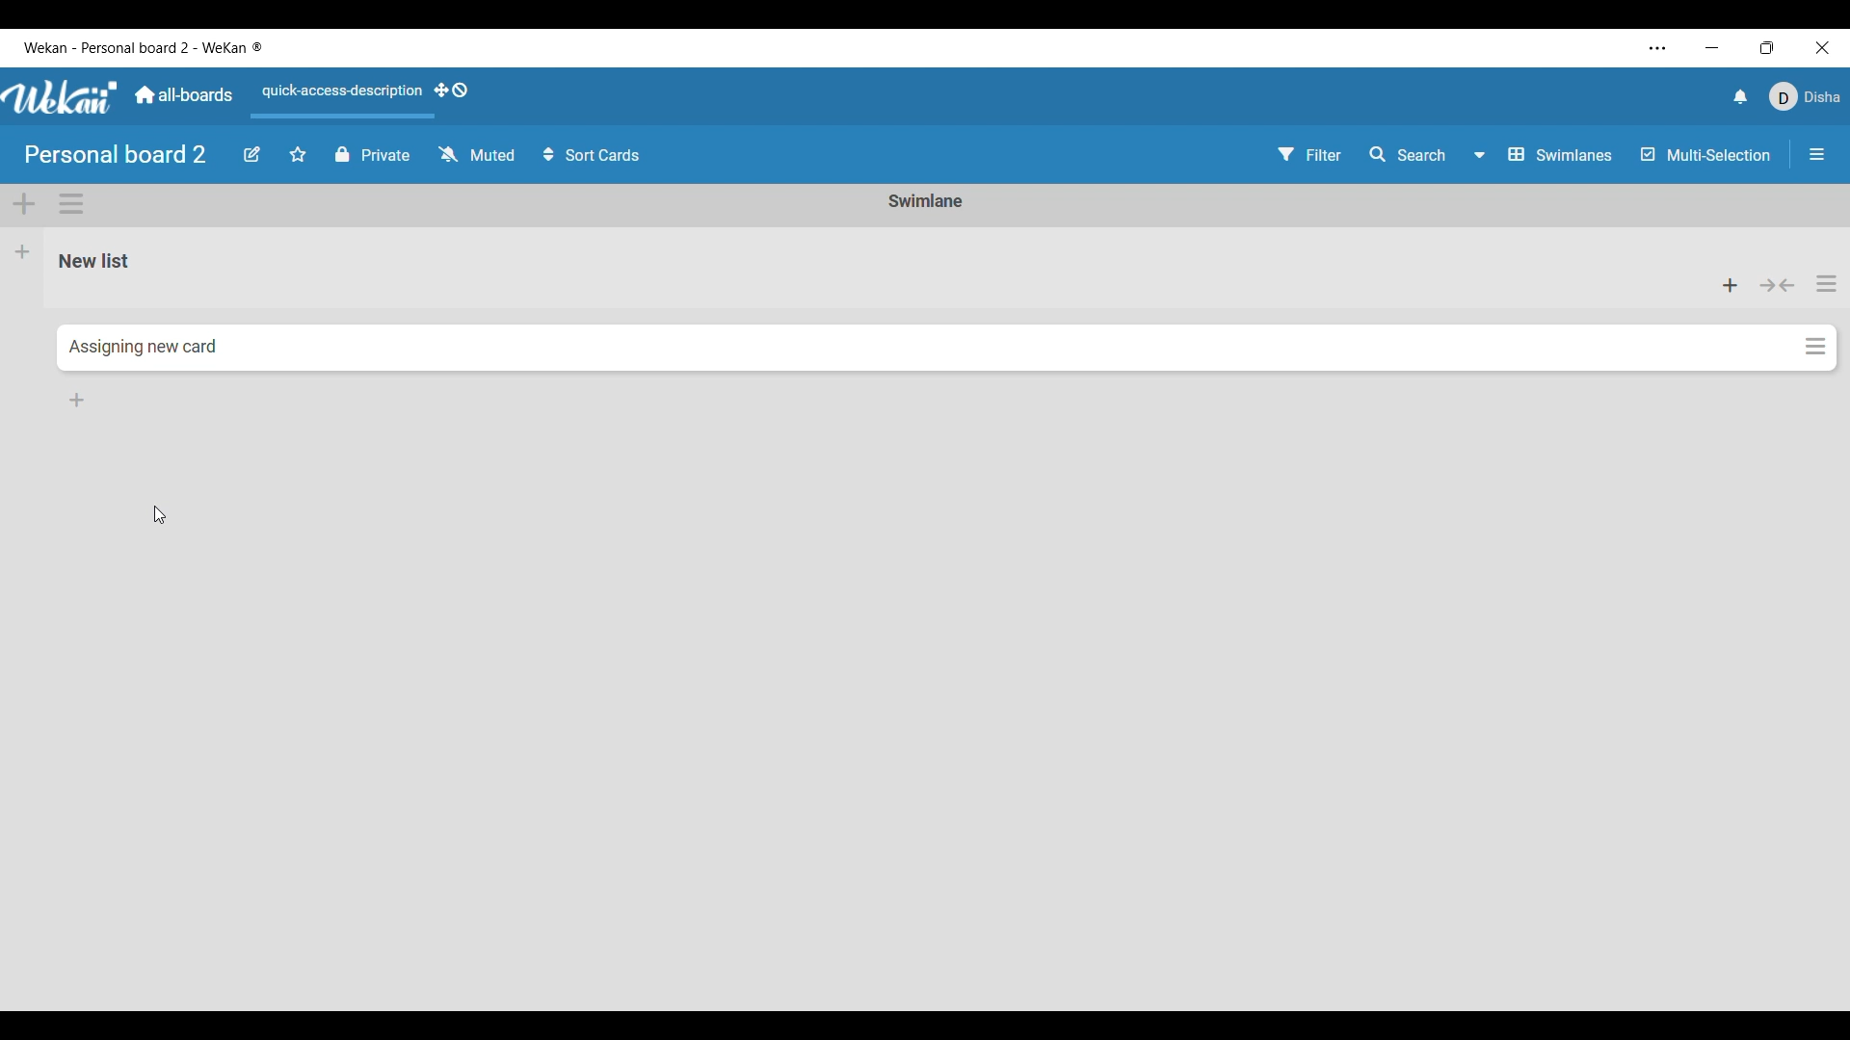 Image resolution: width=1850 pixels, height=1040 pixels. I want to click on Open/Close sidebar, so click(1817, 154).